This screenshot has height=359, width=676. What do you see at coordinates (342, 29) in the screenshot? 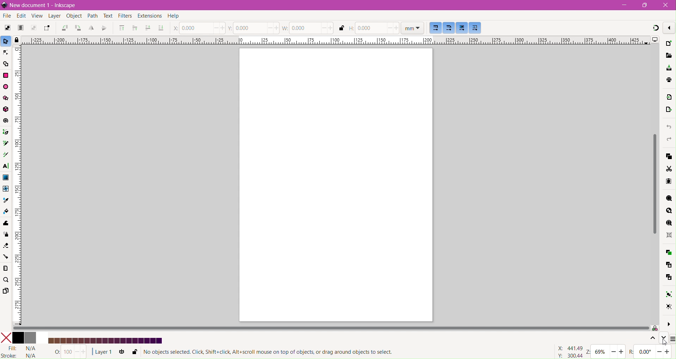
I see `When locked, change both width and height by the same proportion ` at bounding box center [342, 29].